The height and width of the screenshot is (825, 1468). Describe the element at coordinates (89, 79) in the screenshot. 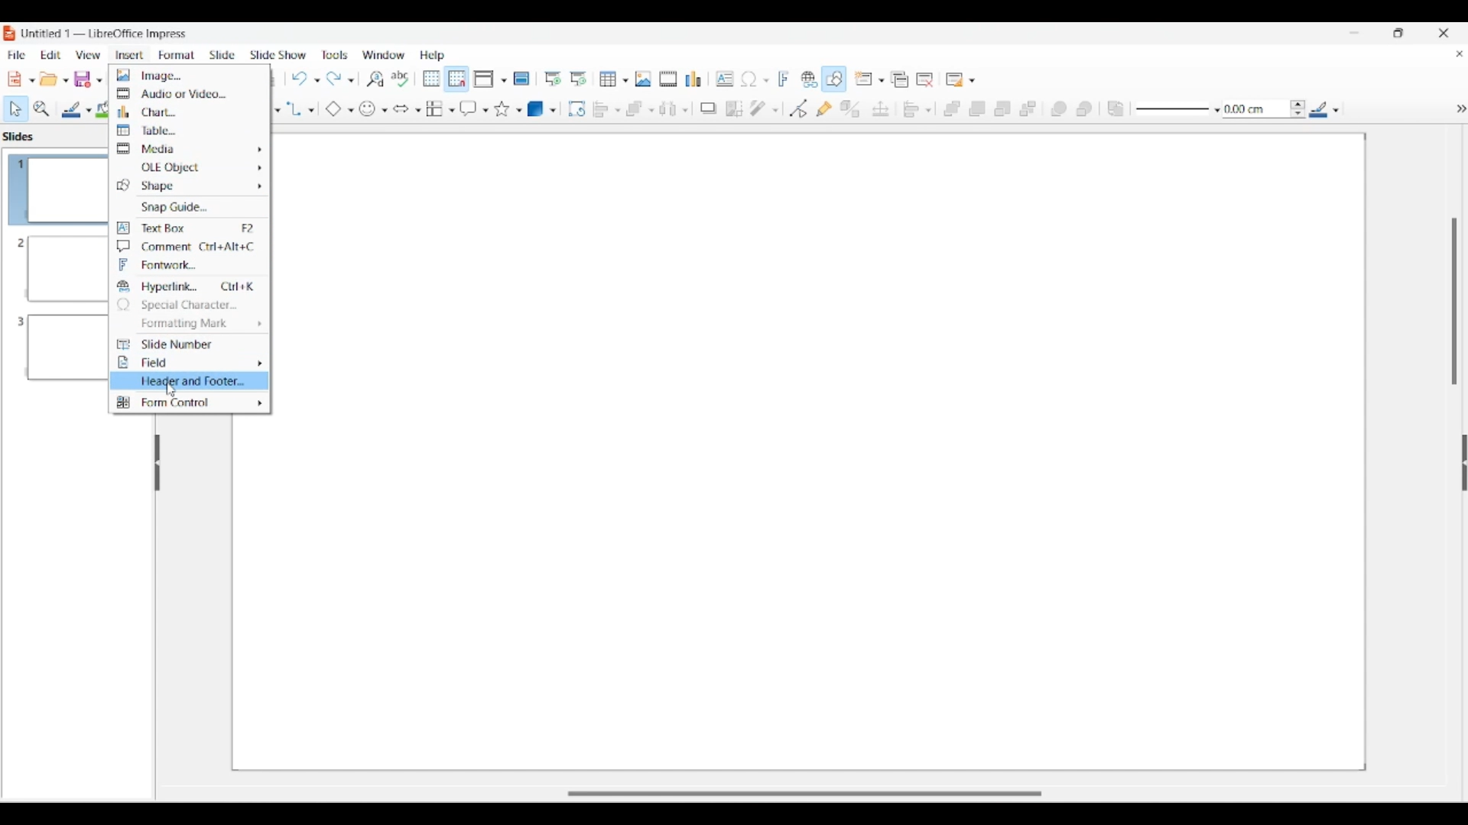

I see `Save options` at that location.